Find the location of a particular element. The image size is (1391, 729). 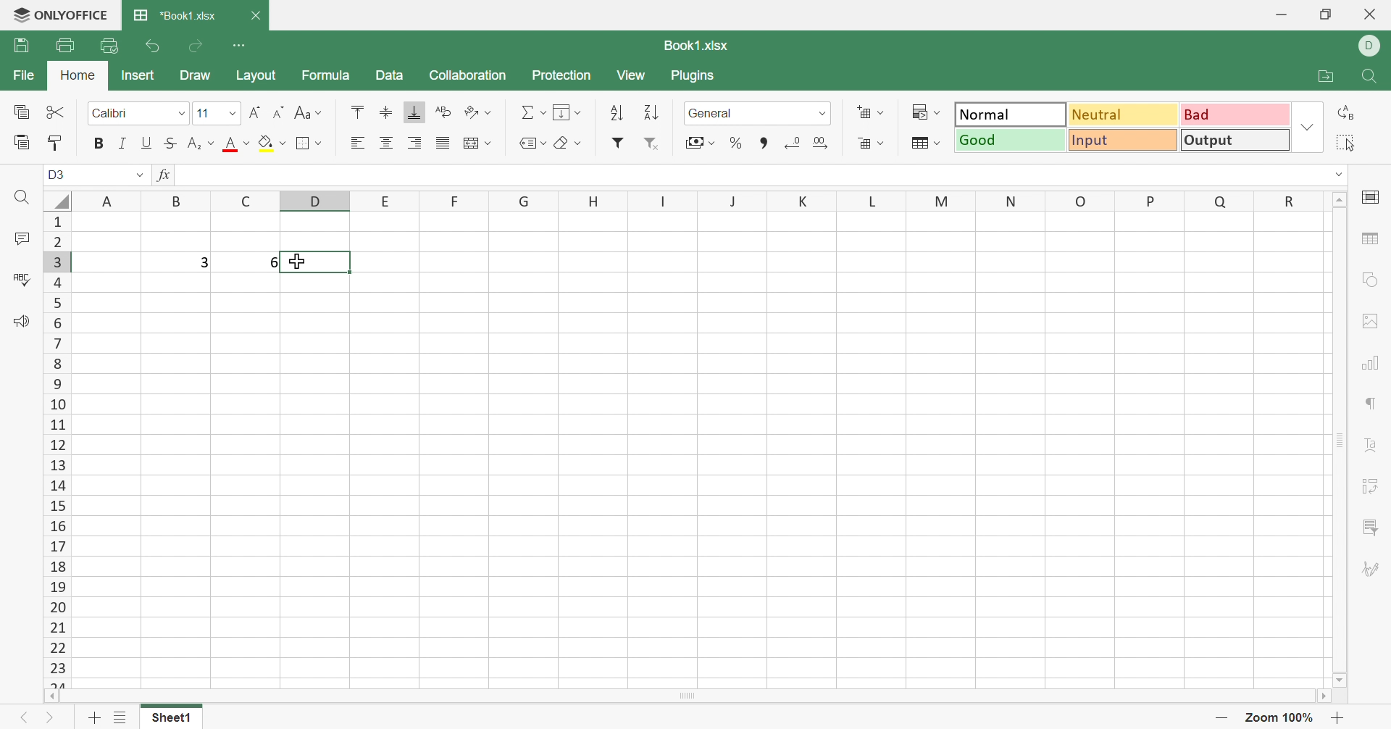

Font is located at coordinates (138, 112).